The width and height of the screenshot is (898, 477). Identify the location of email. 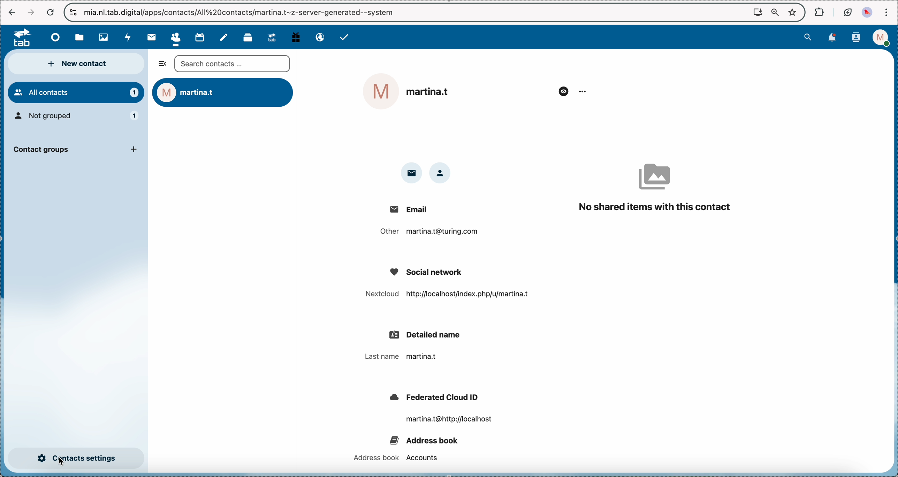
(412, 173).